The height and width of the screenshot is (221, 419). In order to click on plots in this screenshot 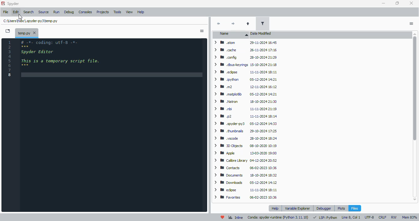, I will do `click(341, 208)`.